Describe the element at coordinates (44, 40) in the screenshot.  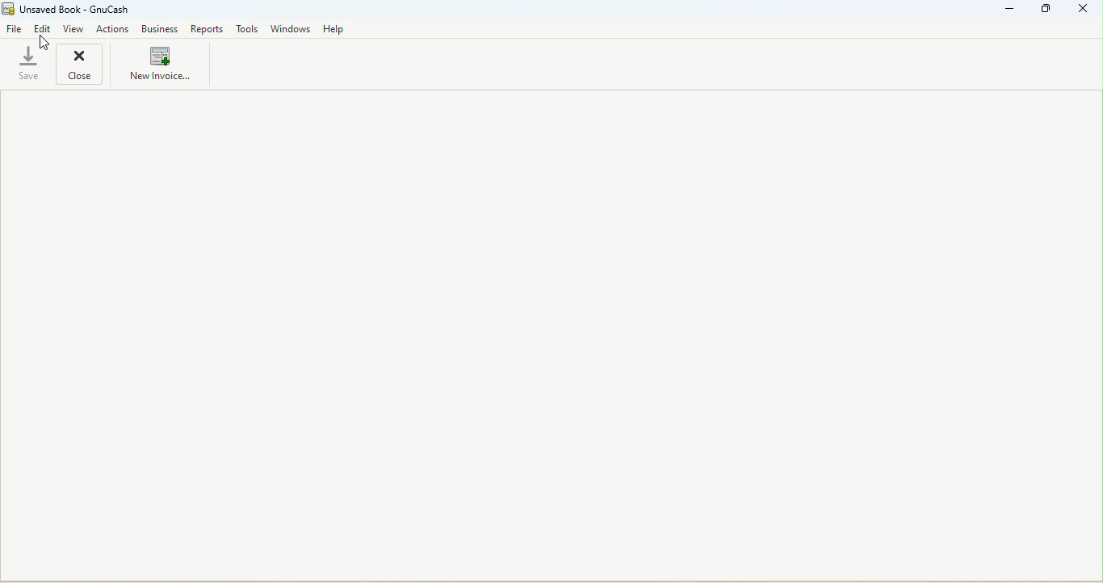
I see `cursor` at that location.